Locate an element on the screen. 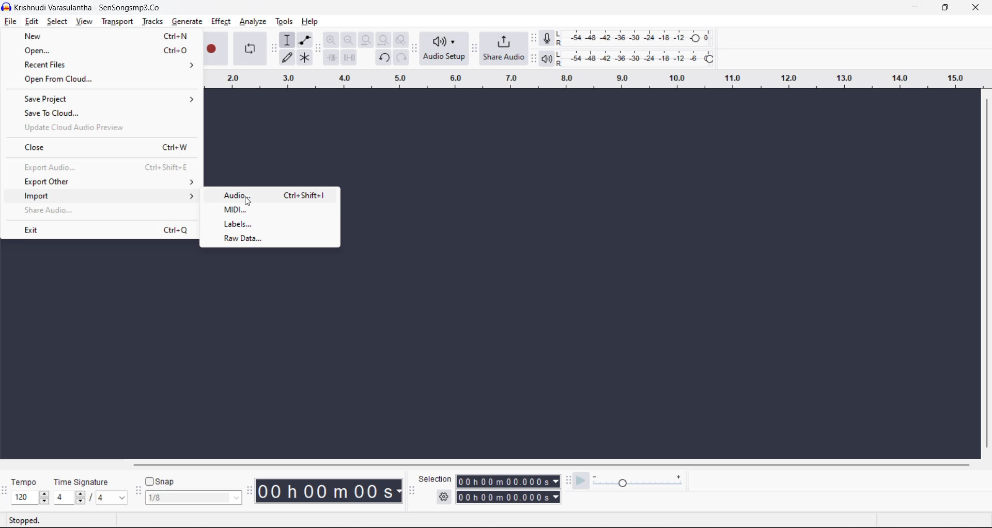  tempo is located at coordinates (27, 483).